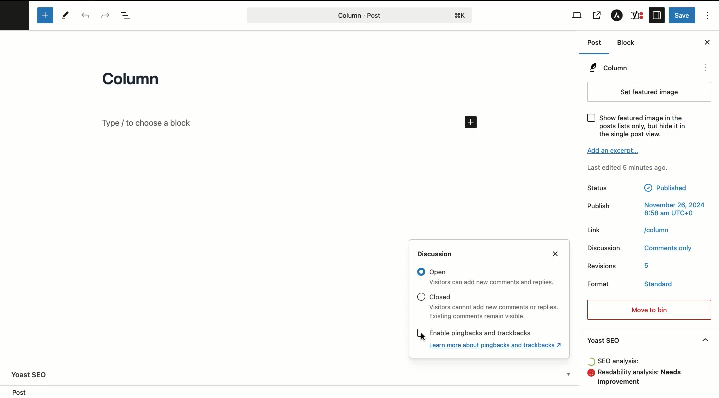 The width and height of the screenshot is (719, 398). I want to click on loading, so click(591, 361).